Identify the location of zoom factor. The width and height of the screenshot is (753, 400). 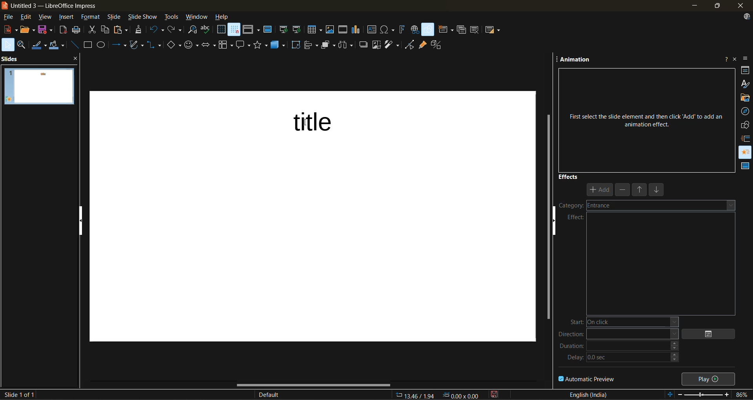
(743, 395).